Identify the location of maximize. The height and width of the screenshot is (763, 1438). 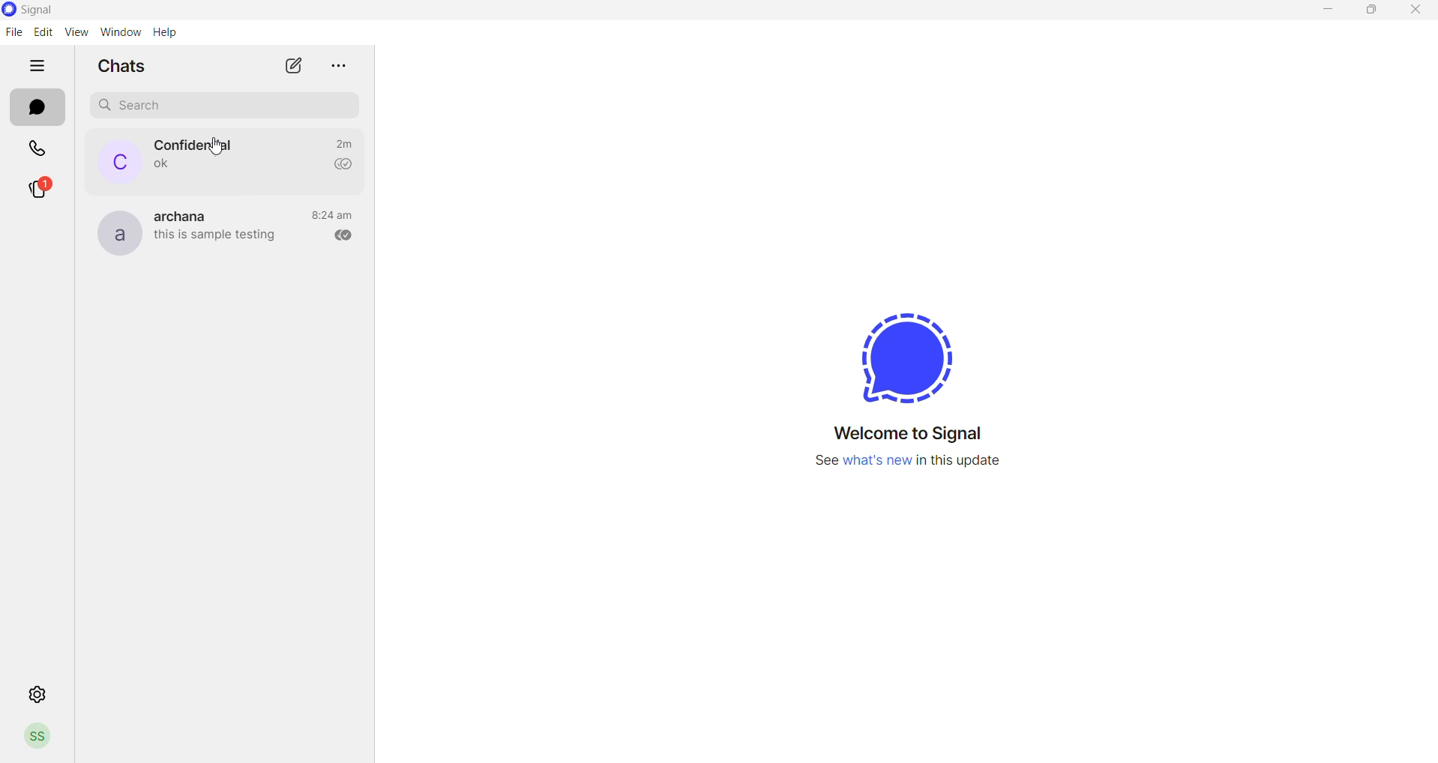
(1372, 13).